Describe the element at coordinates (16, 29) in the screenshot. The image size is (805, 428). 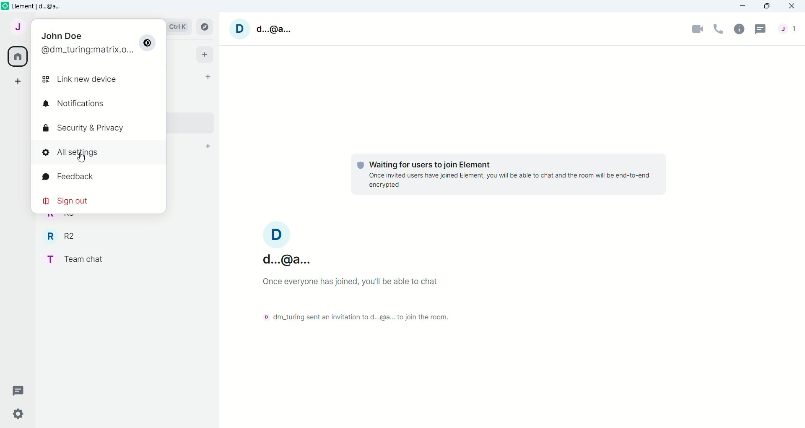
I see `User options` at that location.